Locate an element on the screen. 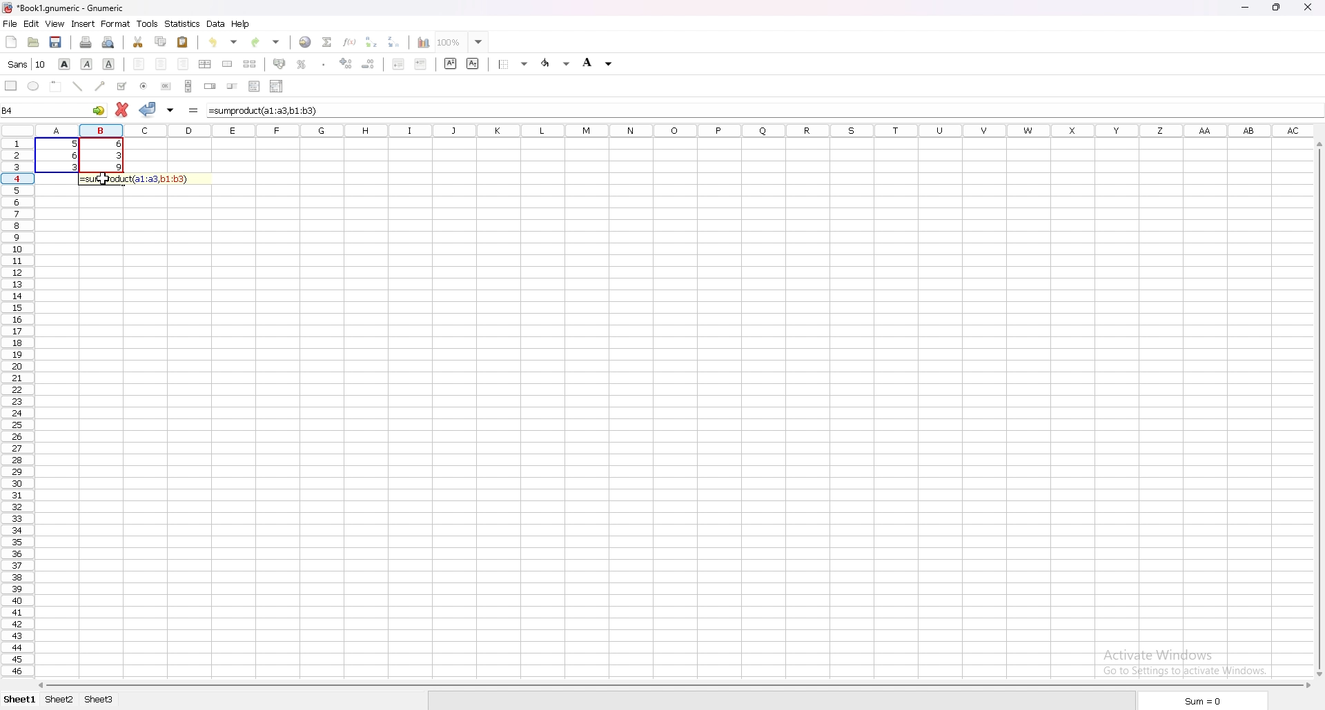  increase decimal is located at coordinates (346, 63).